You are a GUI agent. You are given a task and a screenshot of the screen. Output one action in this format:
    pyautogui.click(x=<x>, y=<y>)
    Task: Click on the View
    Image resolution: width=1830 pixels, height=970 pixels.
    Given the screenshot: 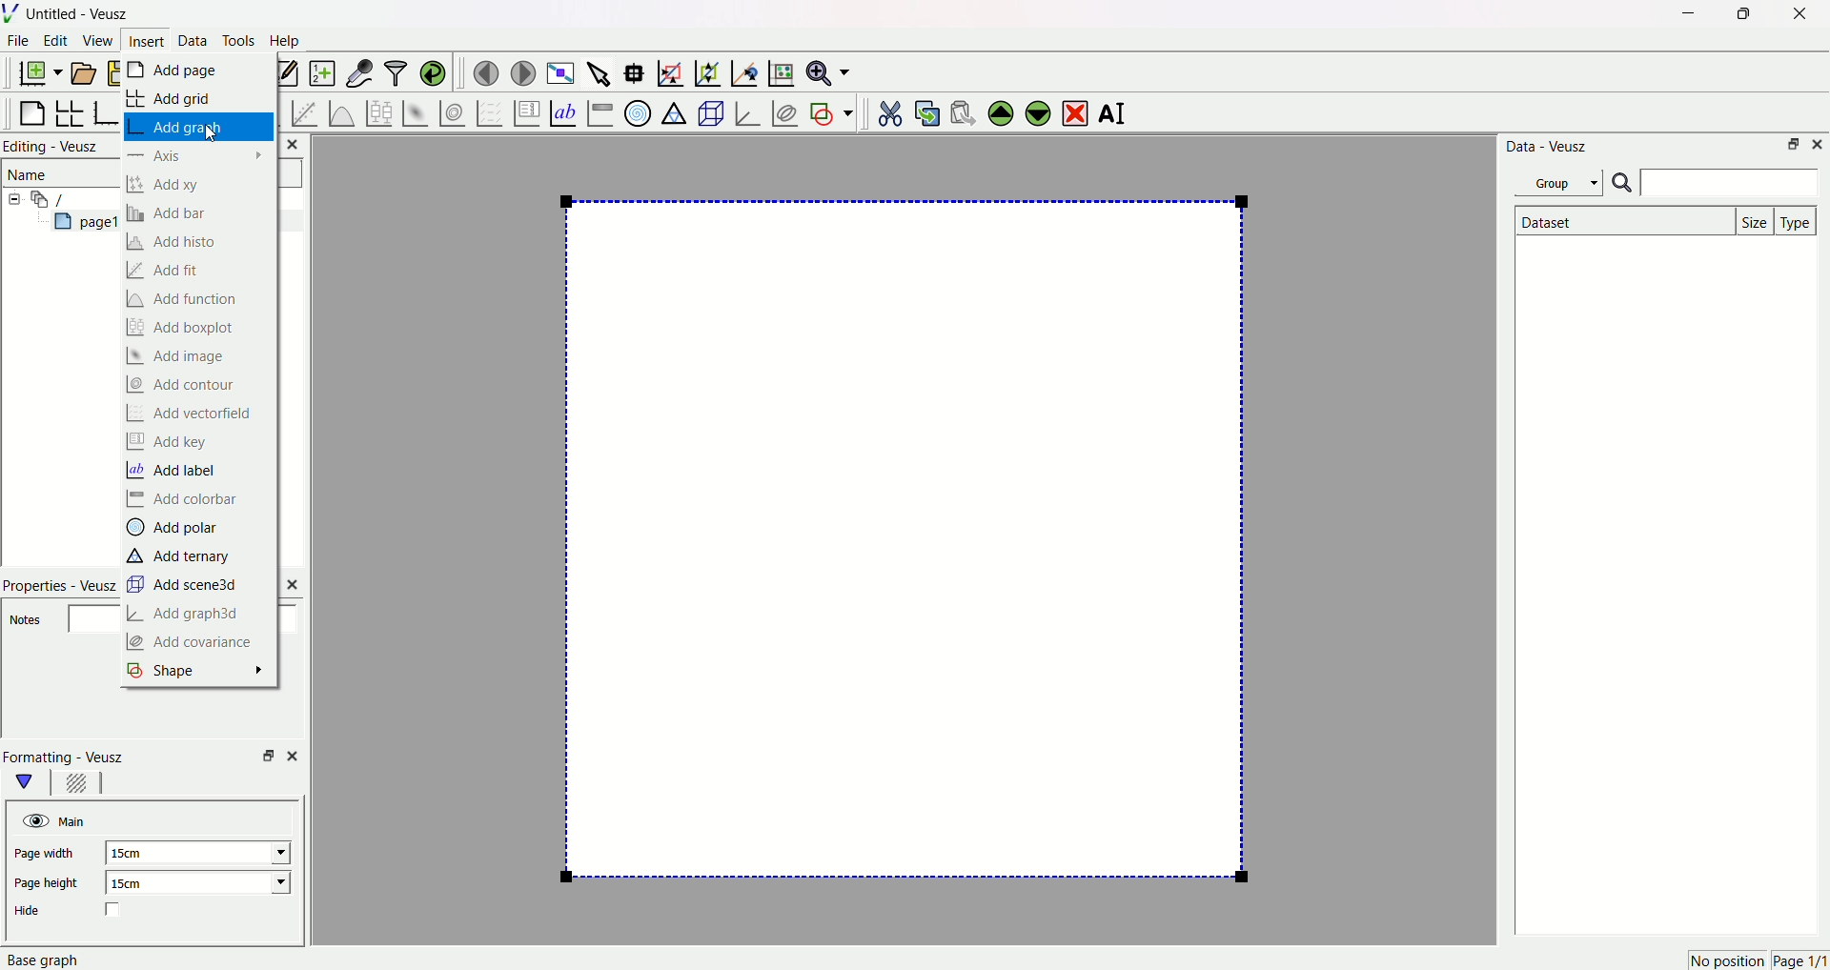 What is the action you would take?
    pyautogui.click(x=98, y=42)
    